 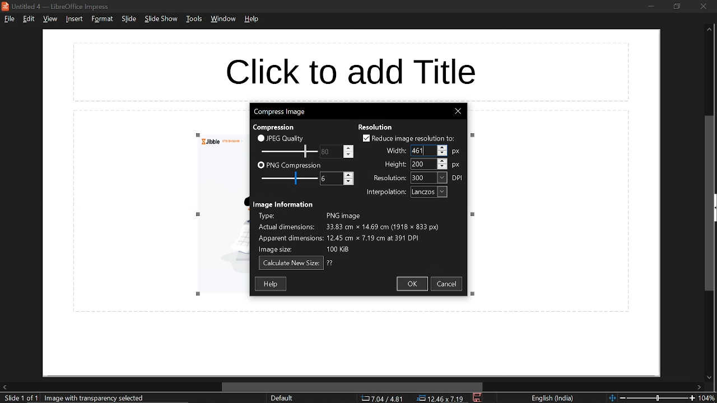 I want to click on help, so click(x=271, y=284).